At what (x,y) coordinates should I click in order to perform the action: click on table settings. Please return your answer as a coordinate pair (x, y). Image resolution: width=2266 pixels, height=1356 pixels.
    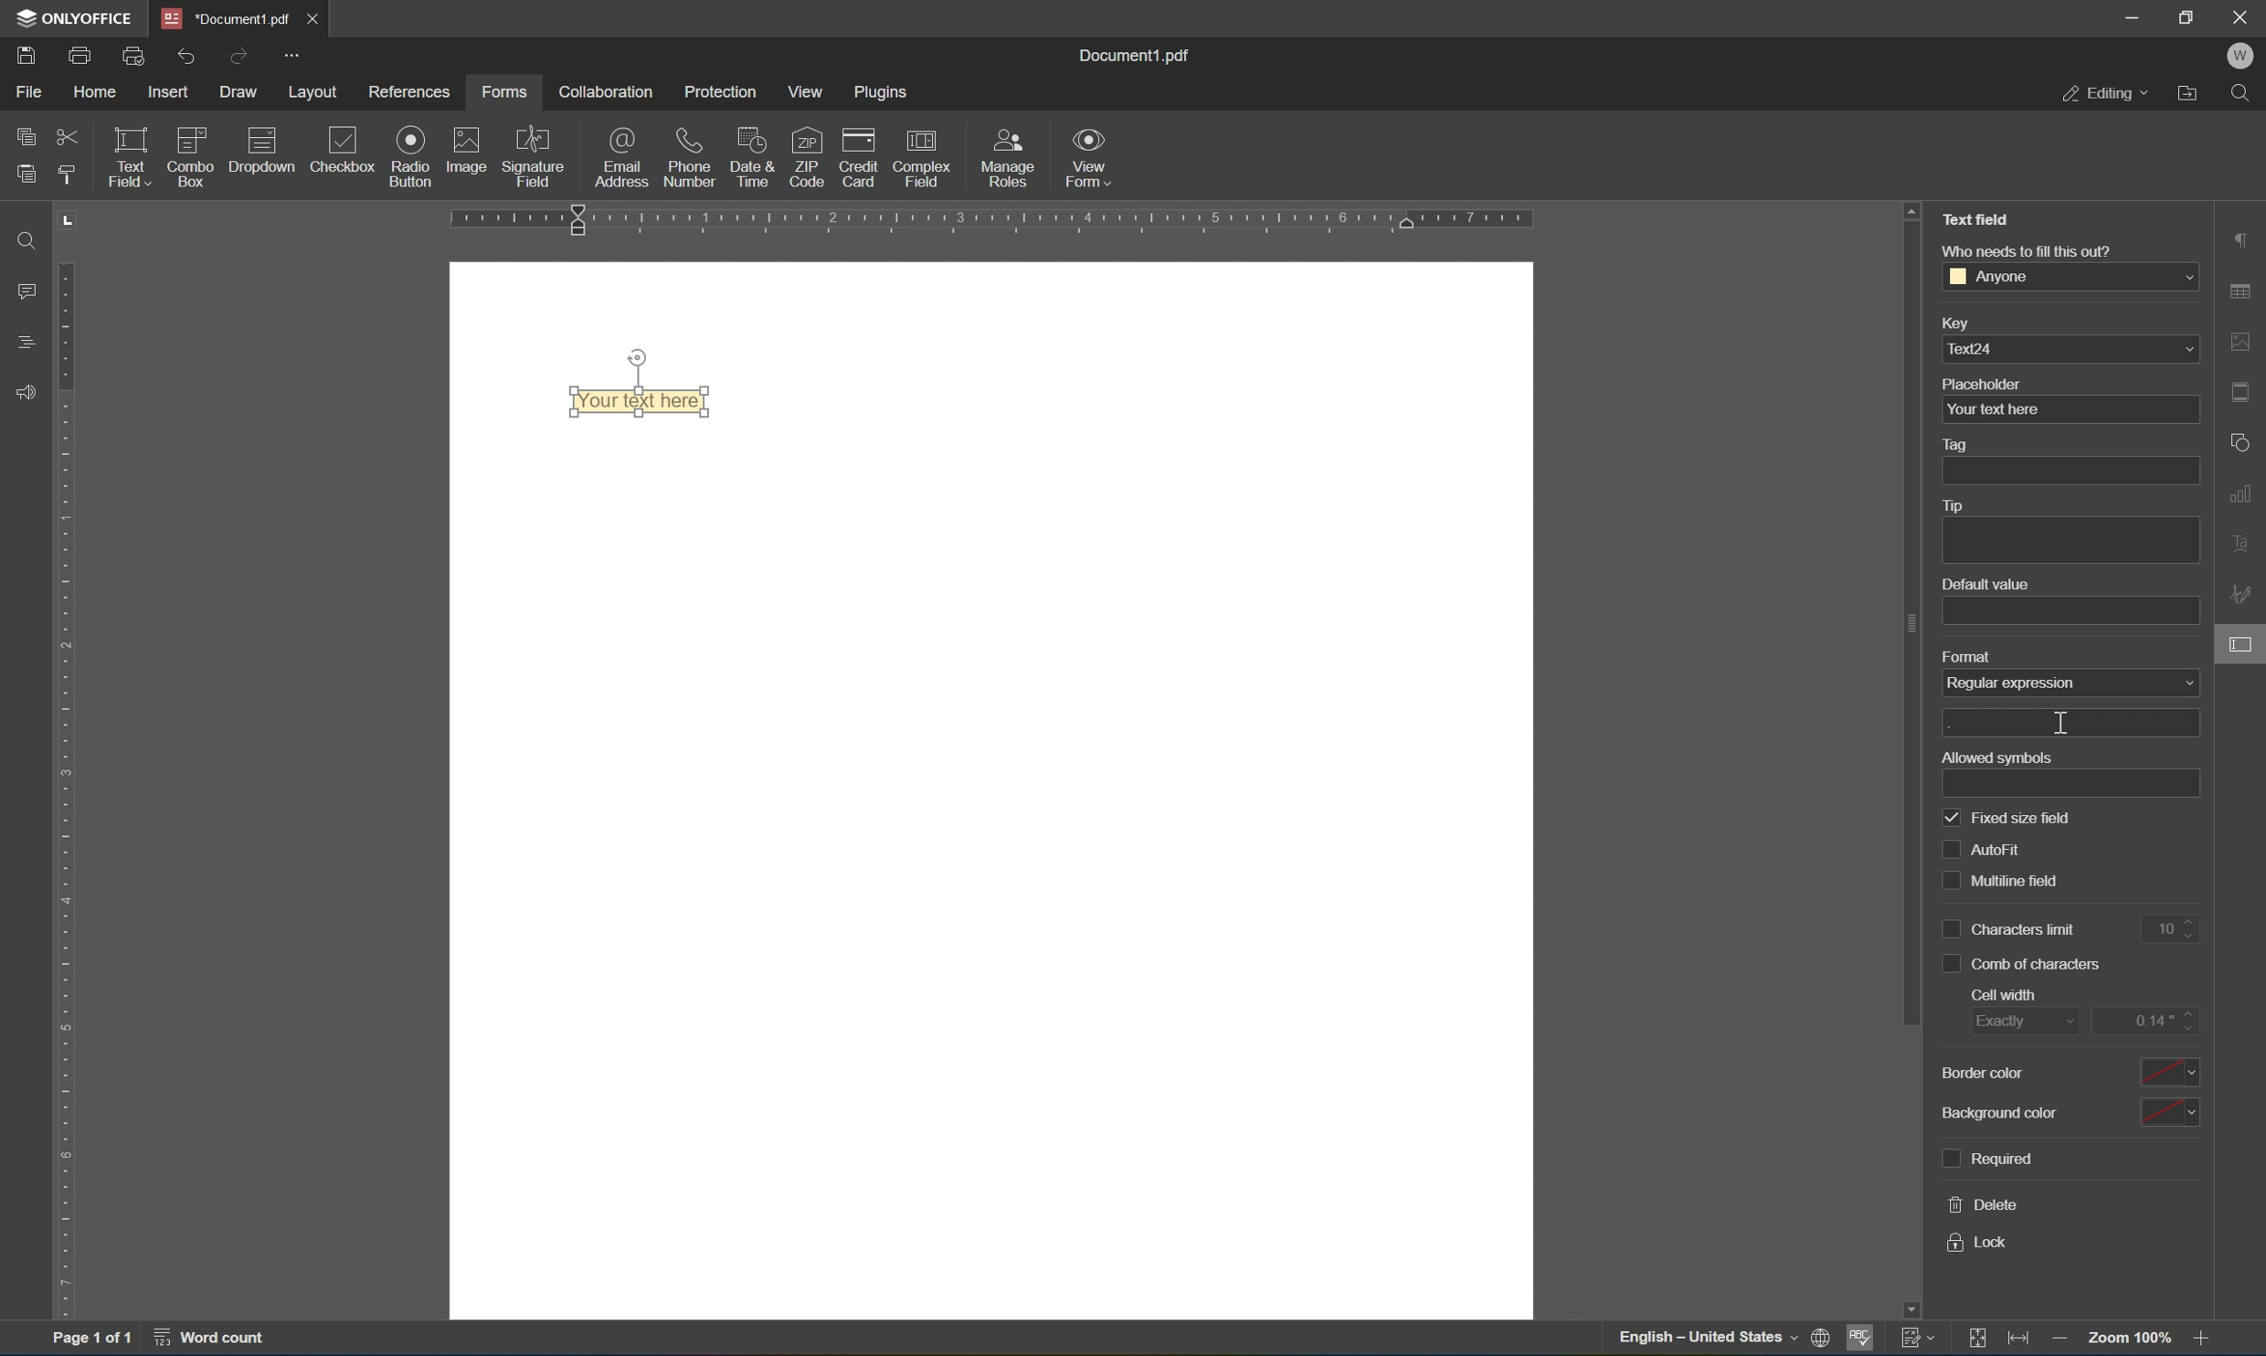
    Looking at the image, I should click on (2243, 294).